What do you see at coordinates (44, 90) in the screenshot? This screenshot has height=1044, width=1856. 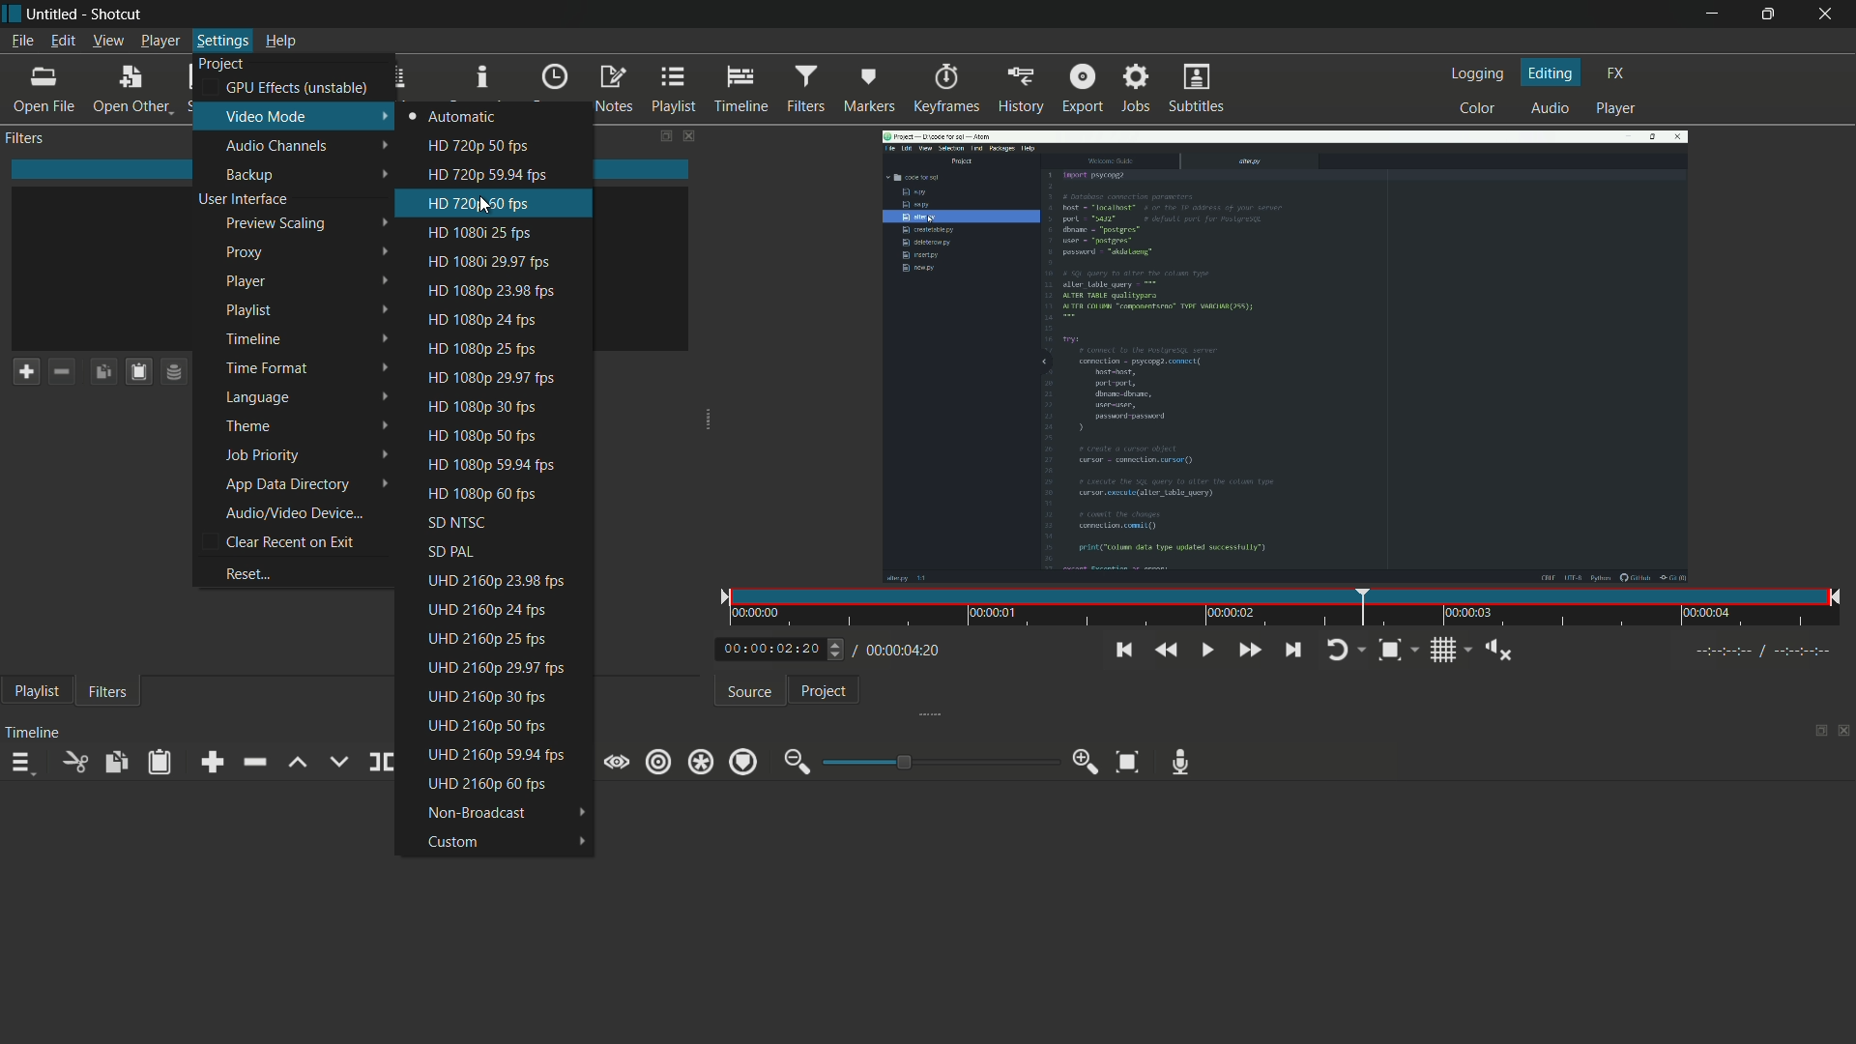 I see `open file` at bounding box center [44, 90].